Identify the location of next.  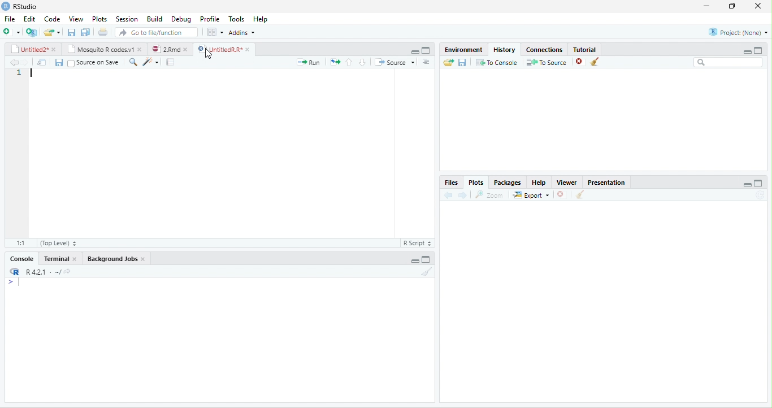
(466, 194).